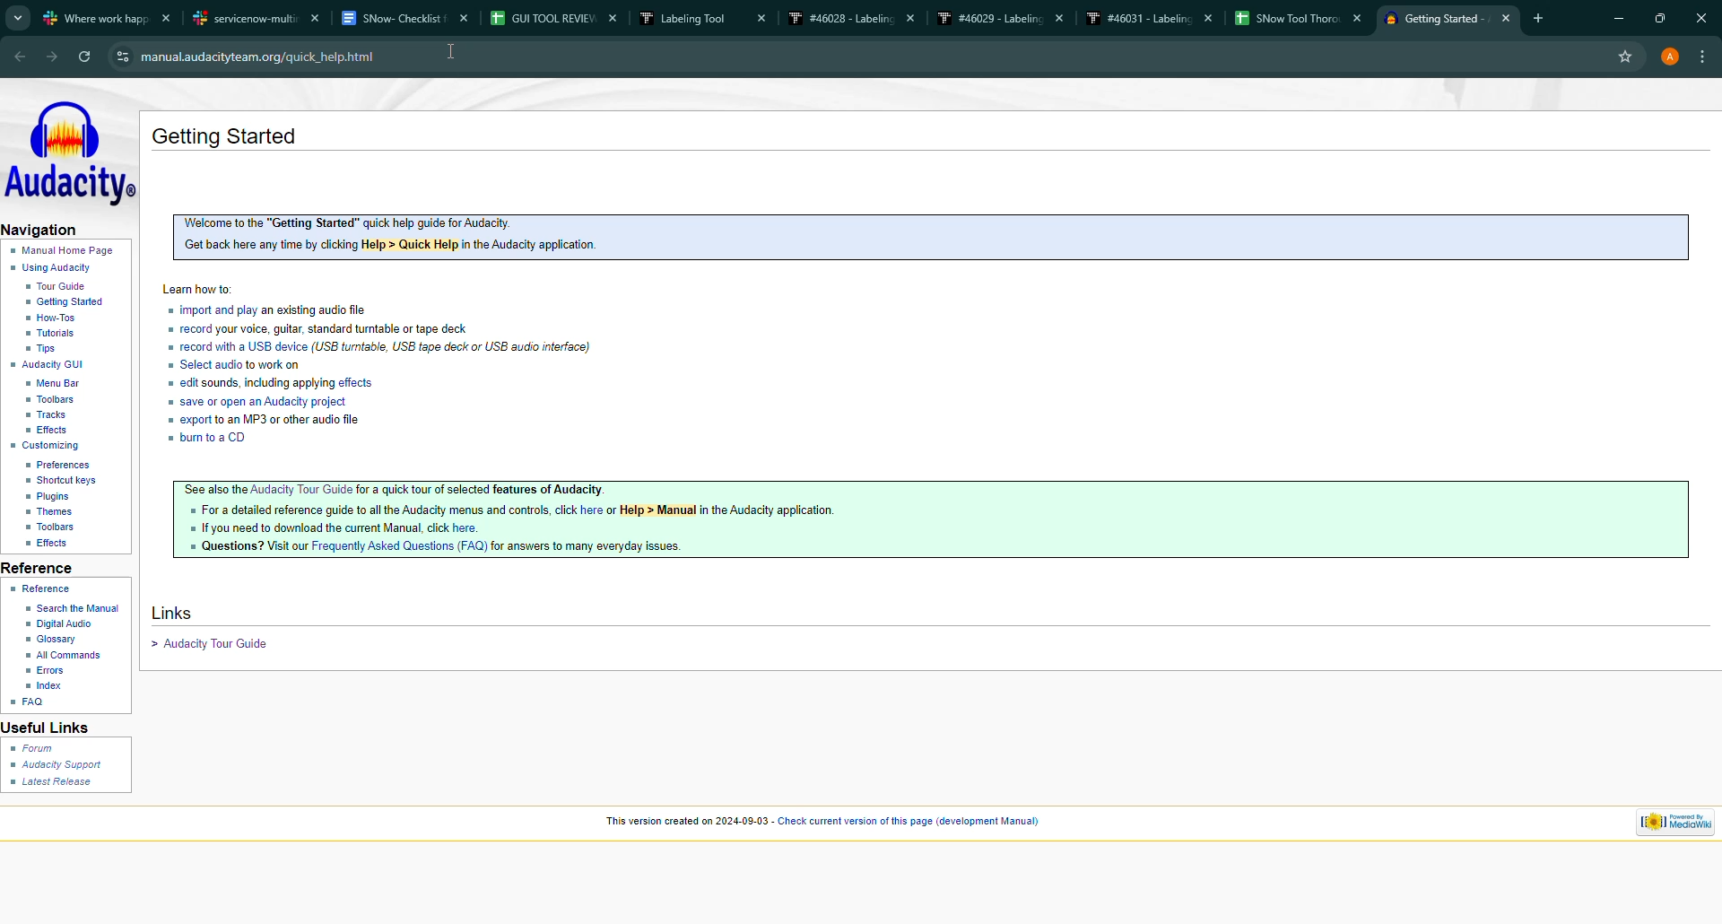  Describe the element at coordinates (256, 401) in the screenshot. I see `Save or Open an Audacity project` at that location.